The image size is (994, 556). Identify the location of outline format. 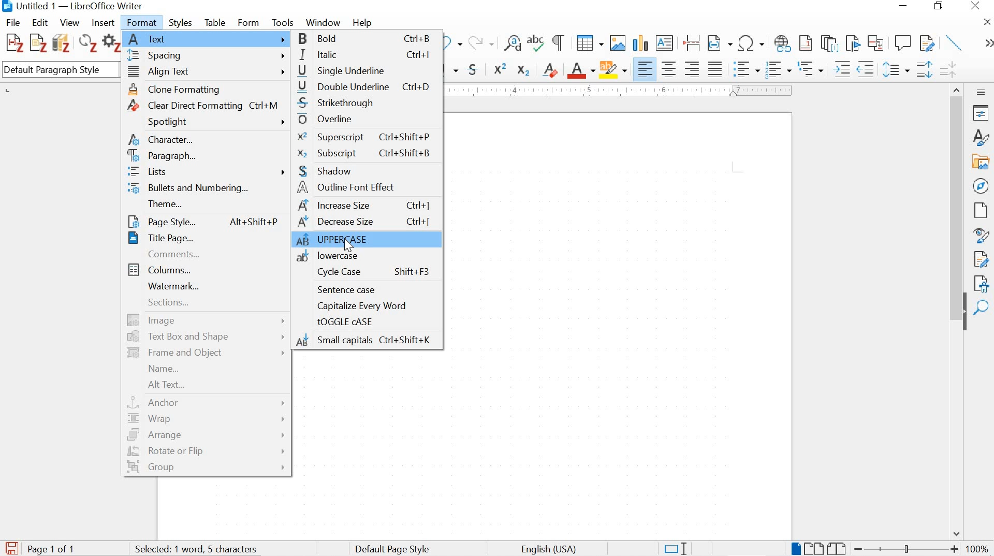
(811, 70).